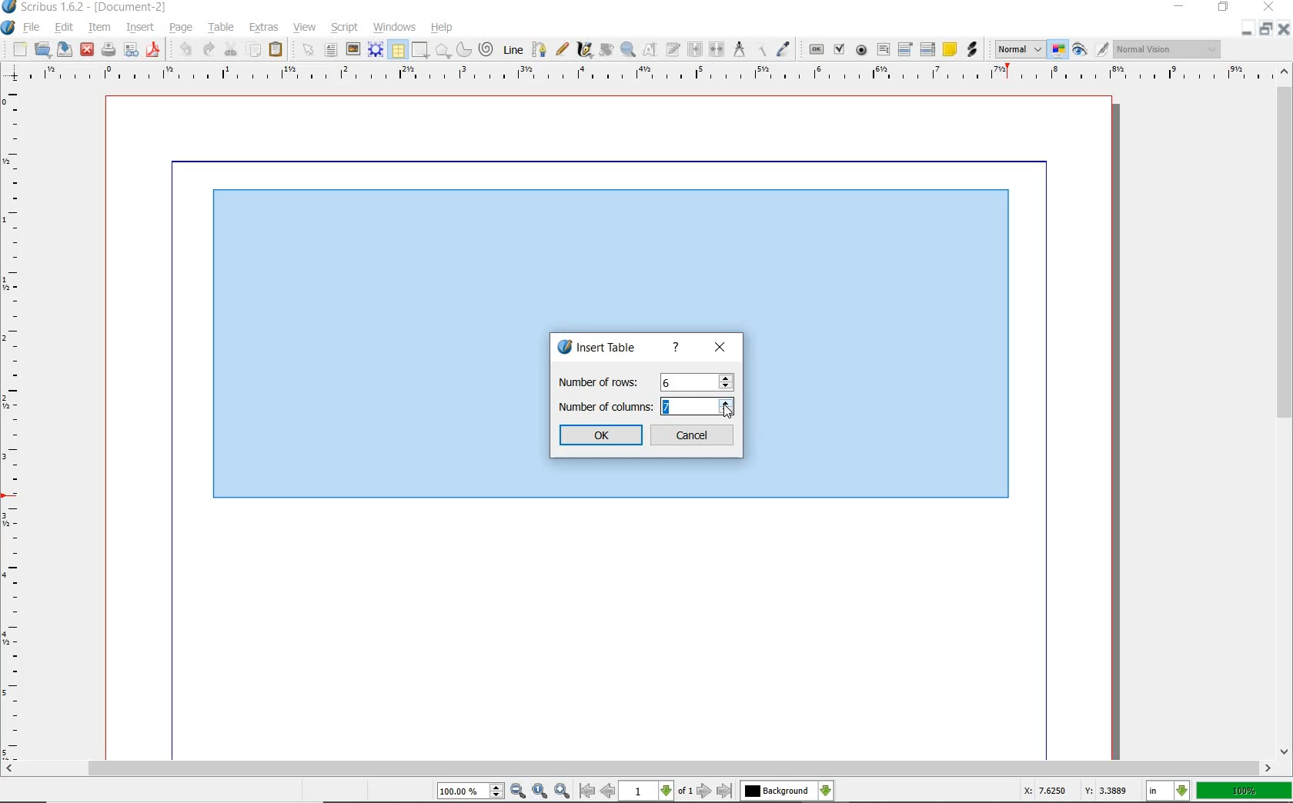 The height and width of the screenshot is (803, 1293). Describe the element at coordinates (677, 347) in the screenshot. I see `help` at that location.